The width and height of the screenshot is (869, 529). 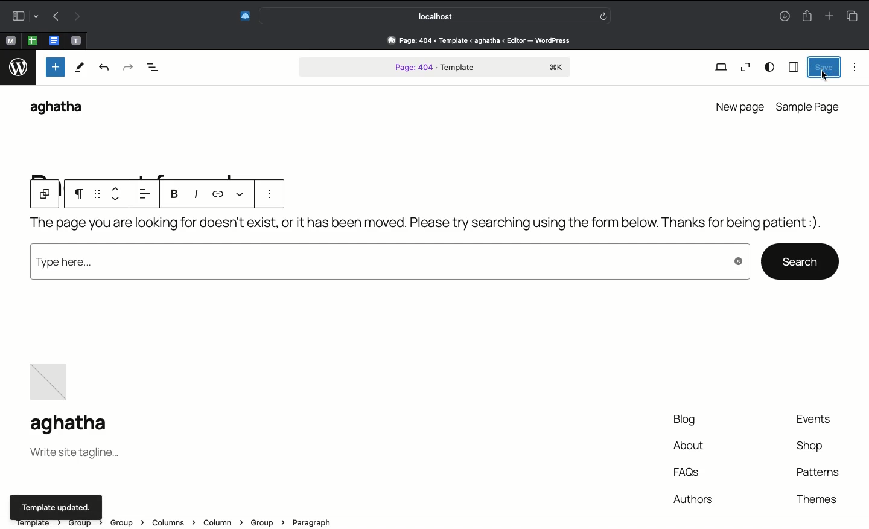 I want to click on Address, so click(x=473, y=40).